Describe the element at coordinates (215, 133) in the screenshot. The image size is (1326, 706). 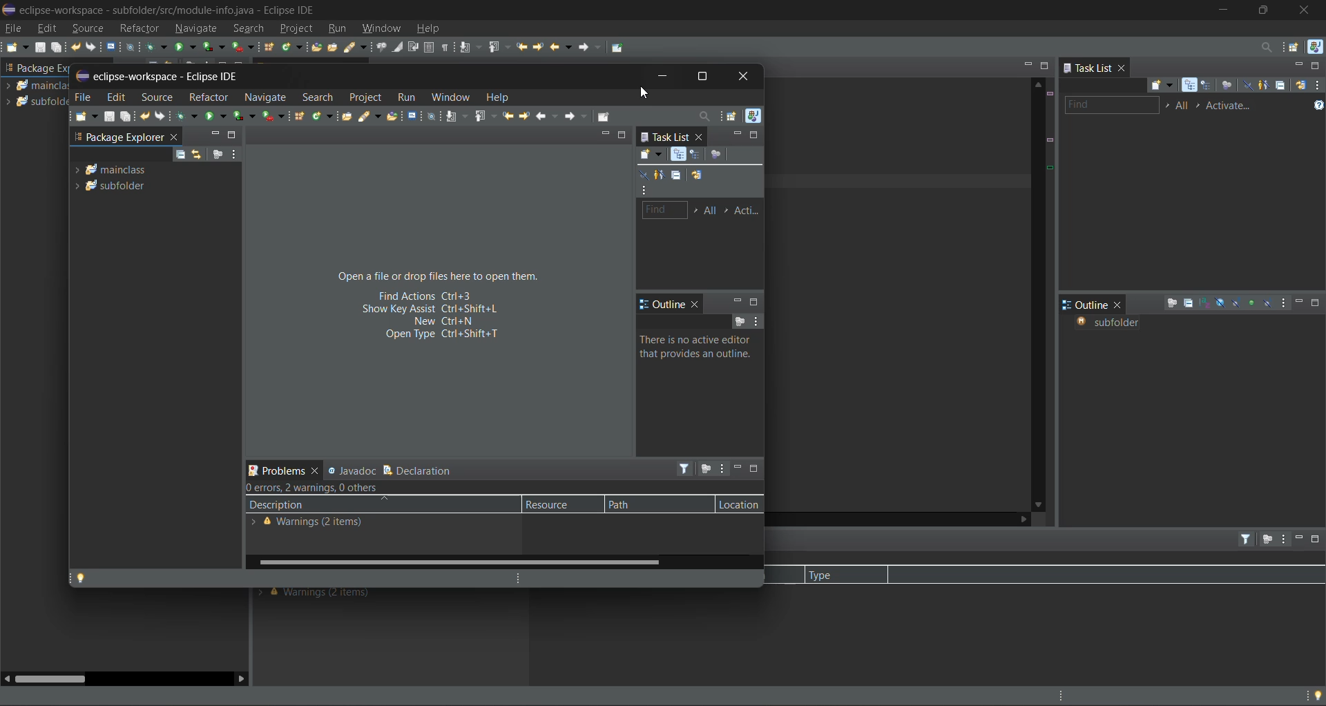
I see `minimize` at that location.